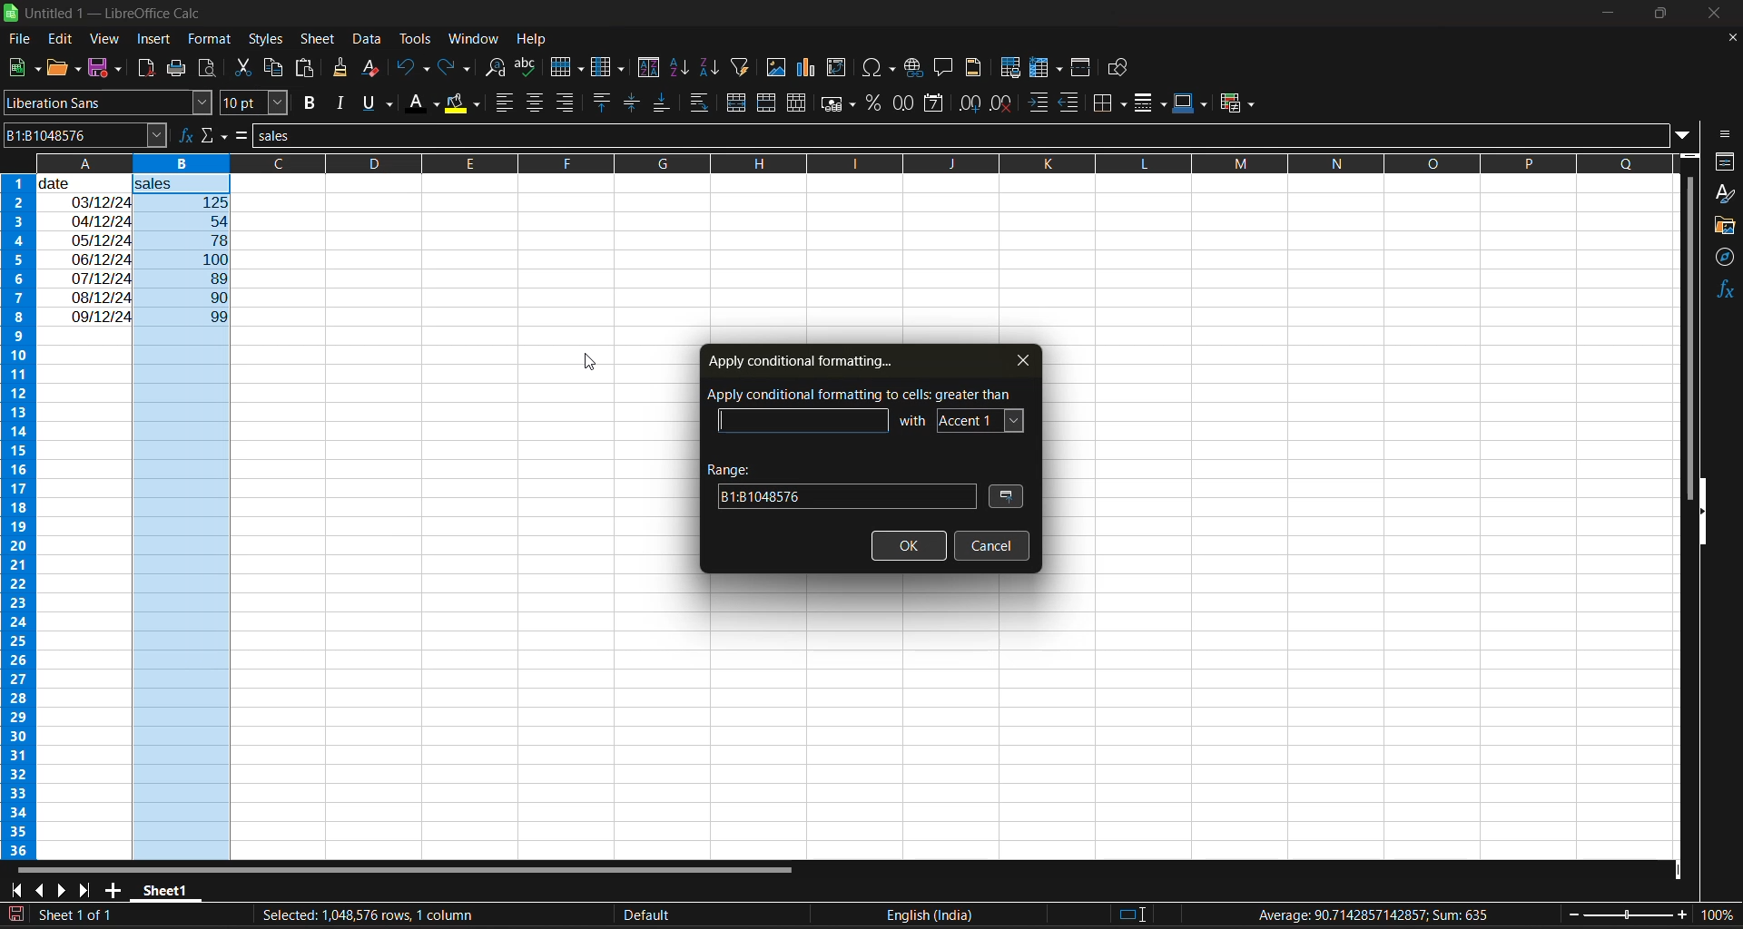 This screenshot has width=1743, height=929. What do you see at coordinates (15, 891) in the screenshot?
I see `scroll to first sheet` at bounding box center [15, 891].